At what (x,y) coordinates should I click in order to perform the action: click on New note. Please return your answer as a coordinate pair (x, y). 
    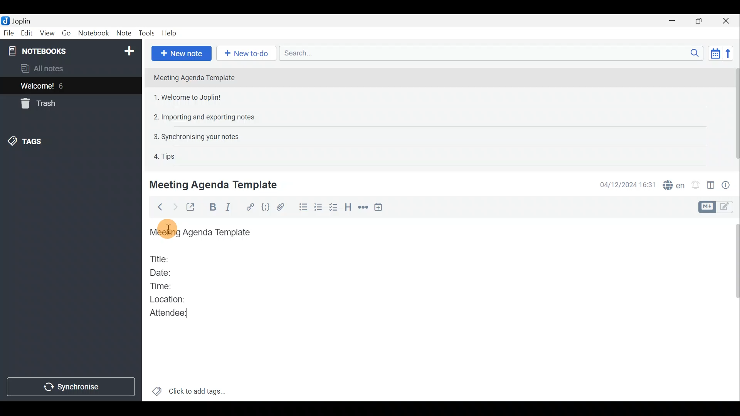
    Looking at the image, I should click on (182, 54).